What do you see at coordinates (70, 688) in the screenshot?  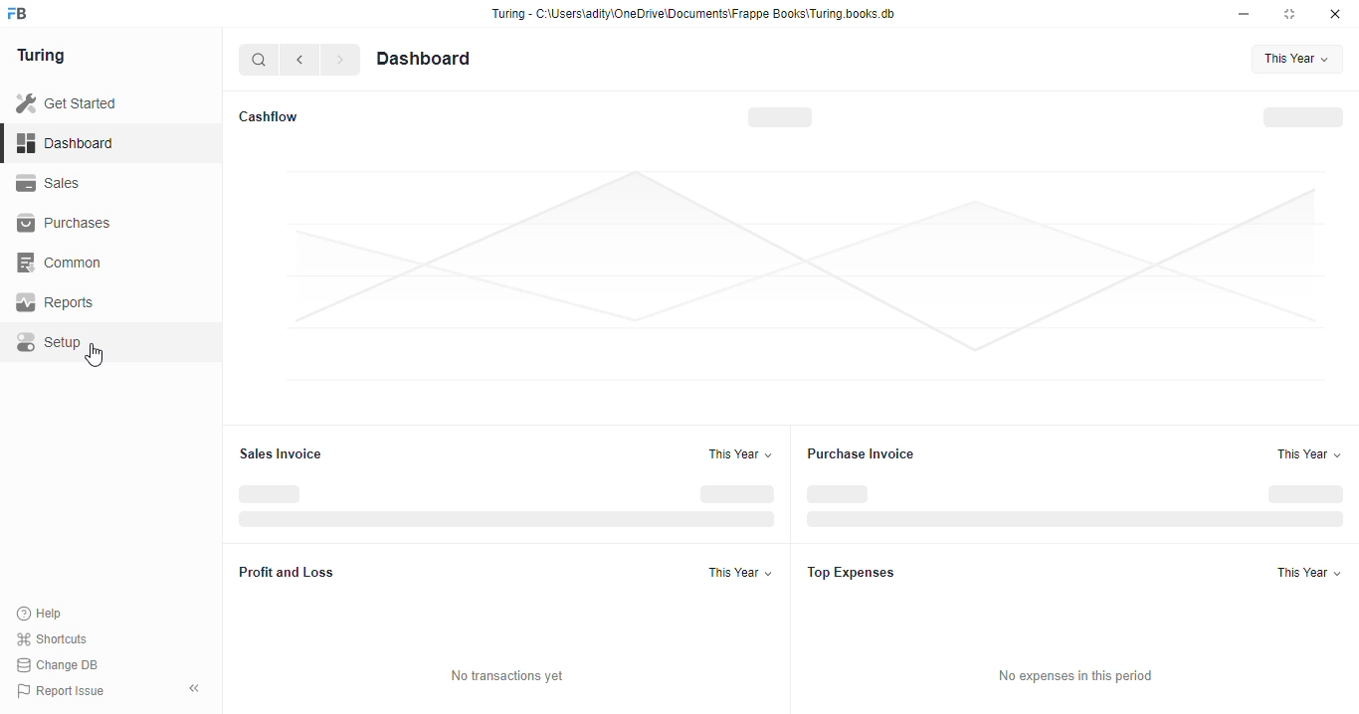 I see `Report Issue` at bounding box center [70, 688].